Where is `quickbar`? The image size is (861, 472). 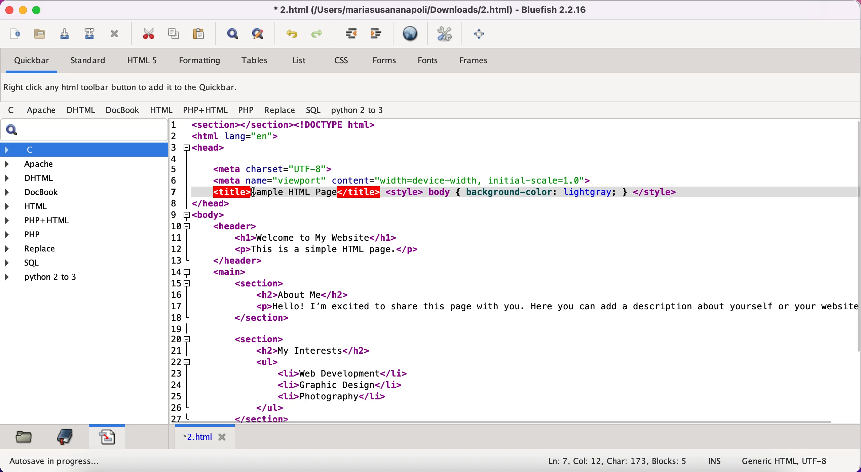 quickbar is located at coordinates (31, 62).